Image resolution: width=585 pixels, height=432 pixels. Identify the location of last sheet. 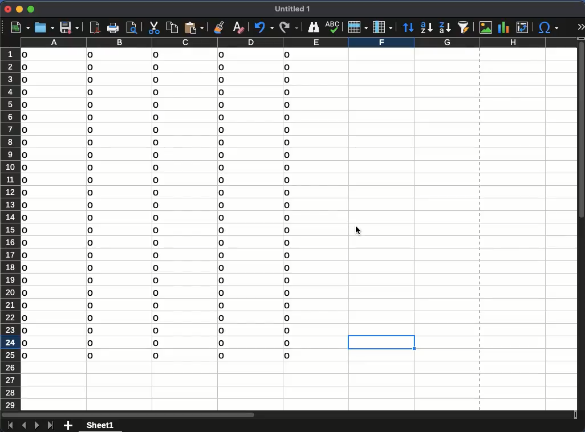
(50, 425).